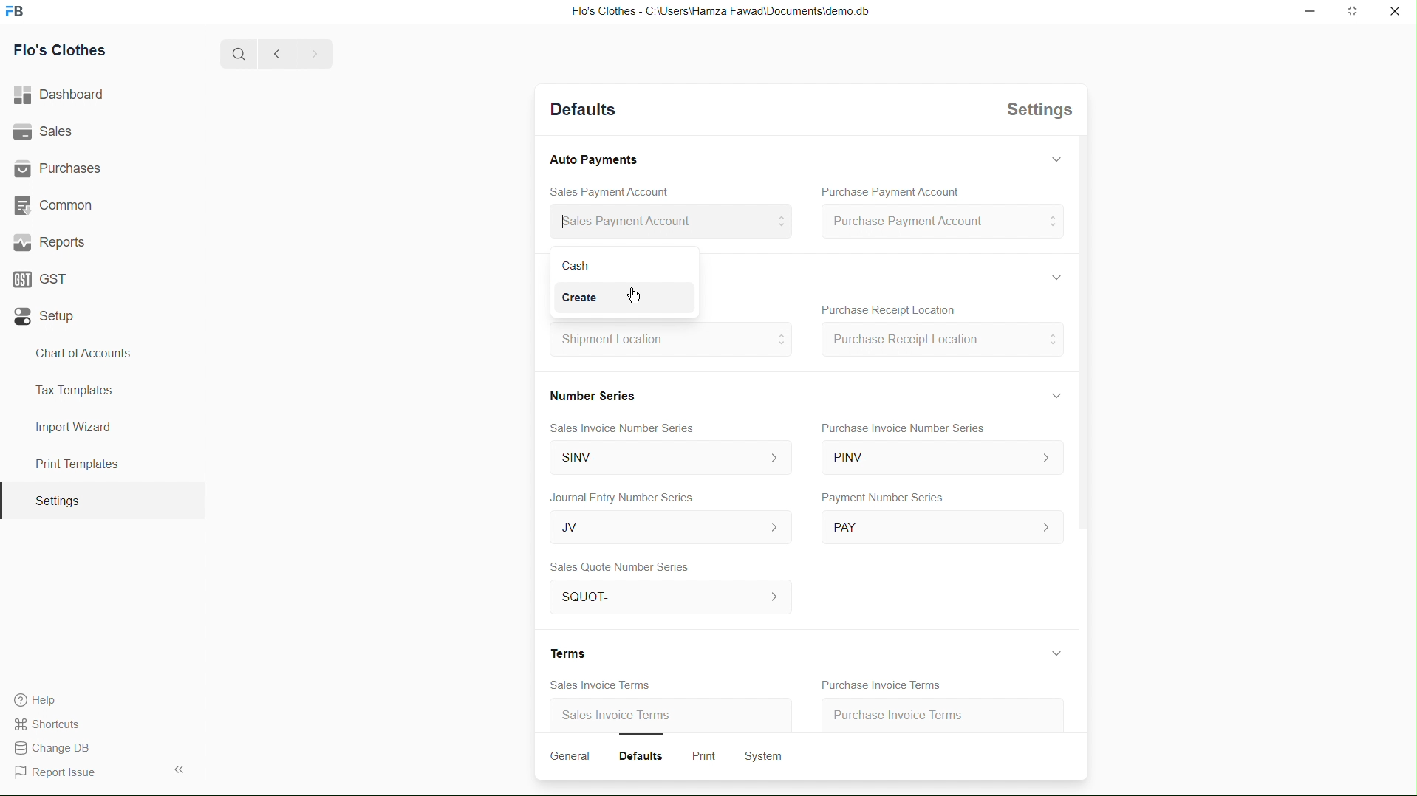 Image resolution: width=1417 pixels, height=796 pixels. Describe the element at coordinates (64, 166) in the screenshot. I see `| Purchases` at that location.